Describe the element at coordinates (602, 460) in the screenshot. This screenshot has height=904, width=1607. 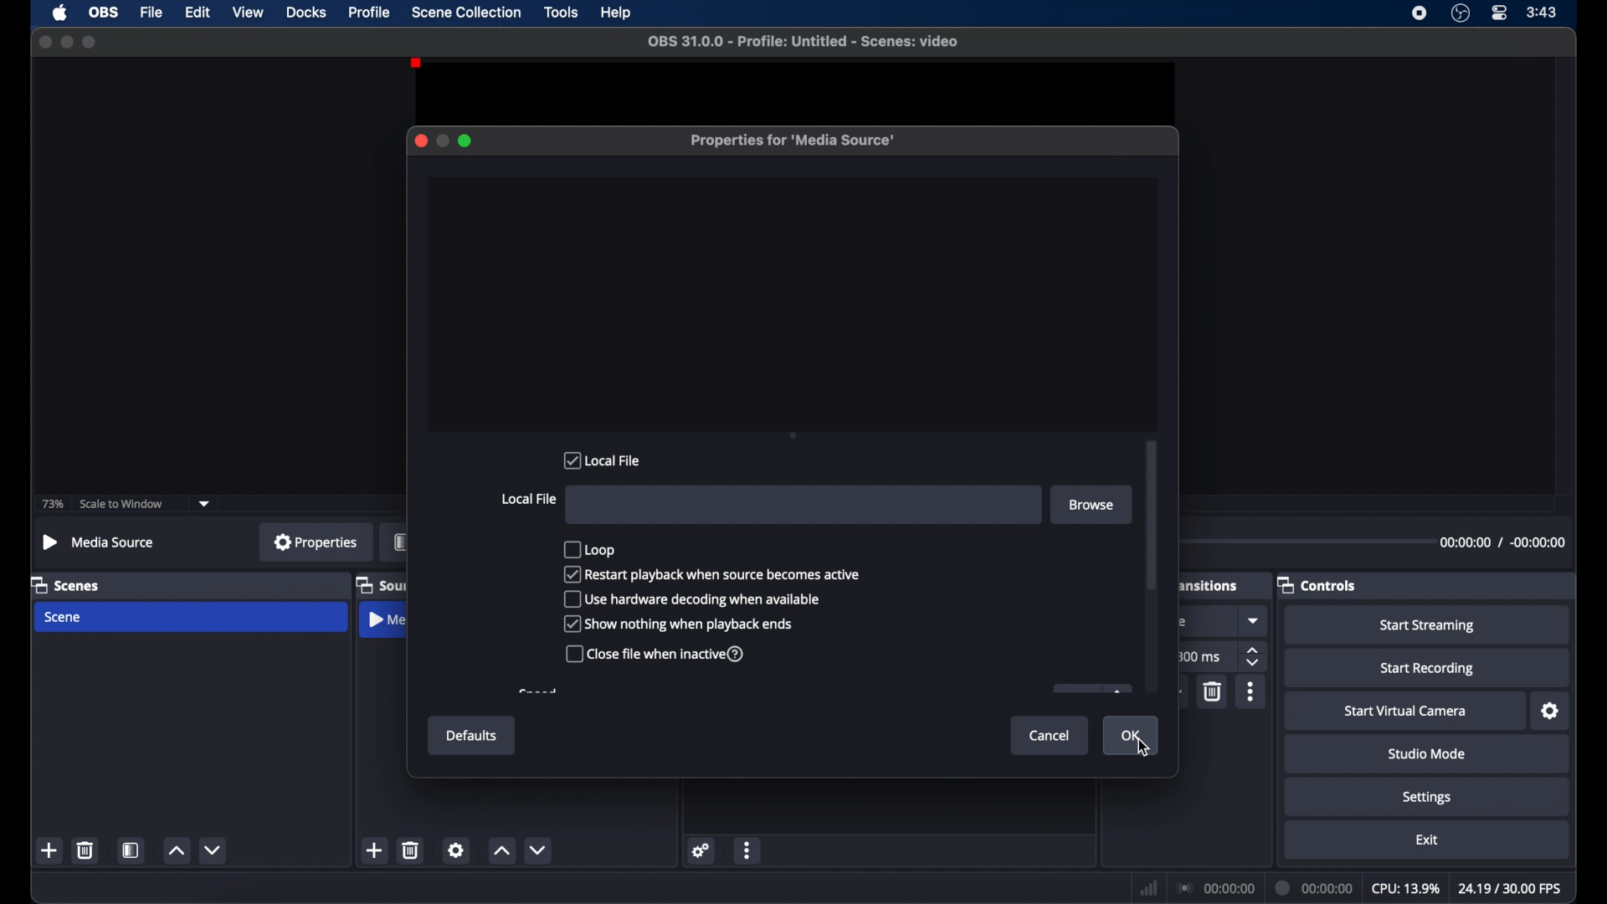
I see `local file` at that location.